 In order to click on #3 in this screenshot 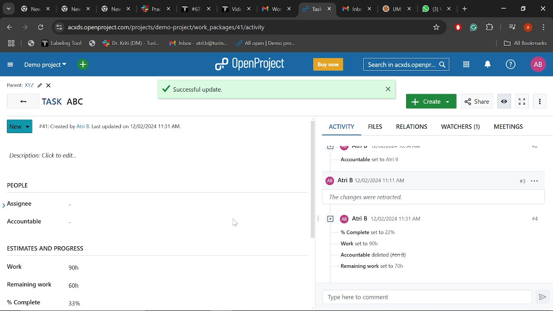, I will do `click(518, 181)`.